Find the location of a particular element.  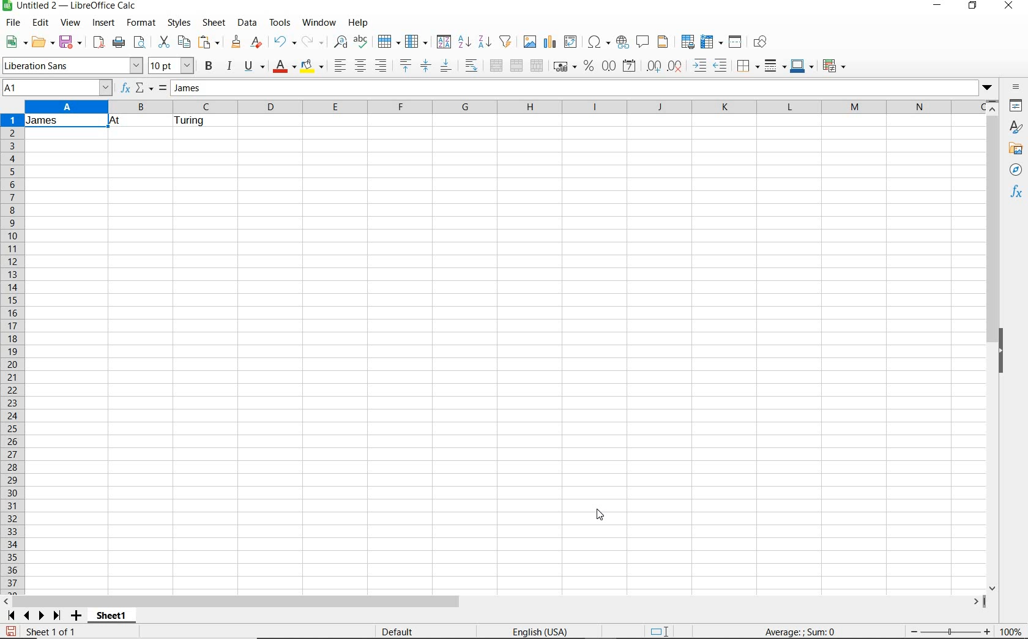

new is located at coordinates (15, 42).